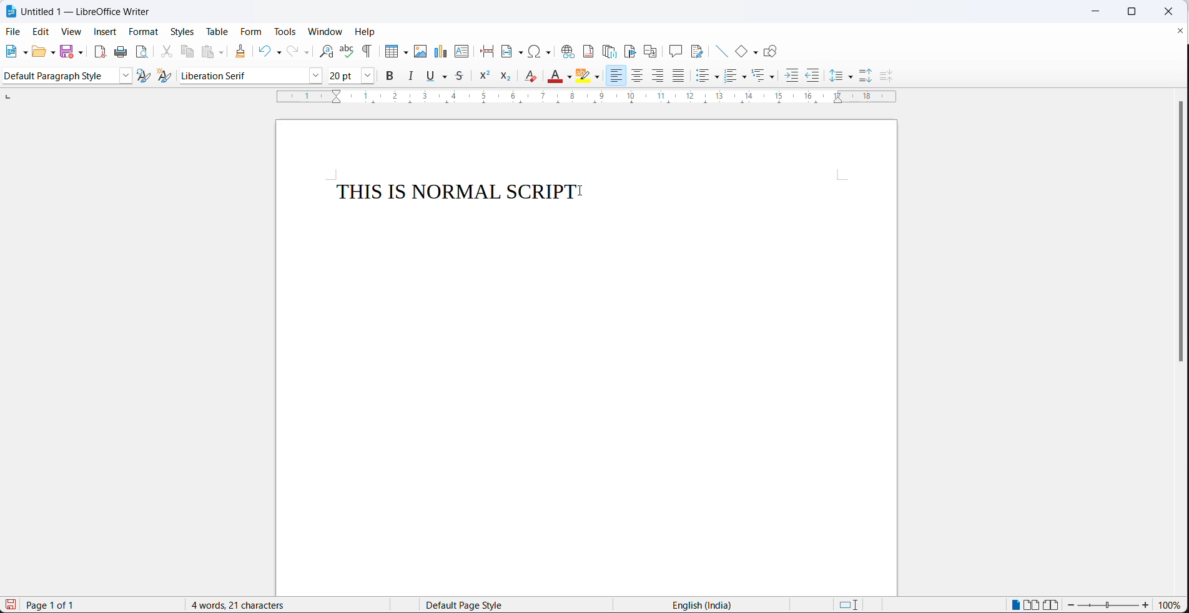 Image resolution: width=1189 pixels, height=613 pixels. What do you see at coordinates (11, 11) in the screenshot?
I see `libreoffice logo` at bounding box center [11, 11].